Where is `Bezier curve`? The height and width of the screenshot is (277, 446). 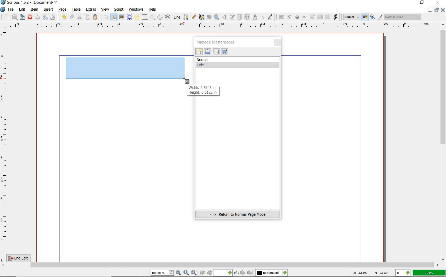 Bezier curve is located at coordinates (185, 17).